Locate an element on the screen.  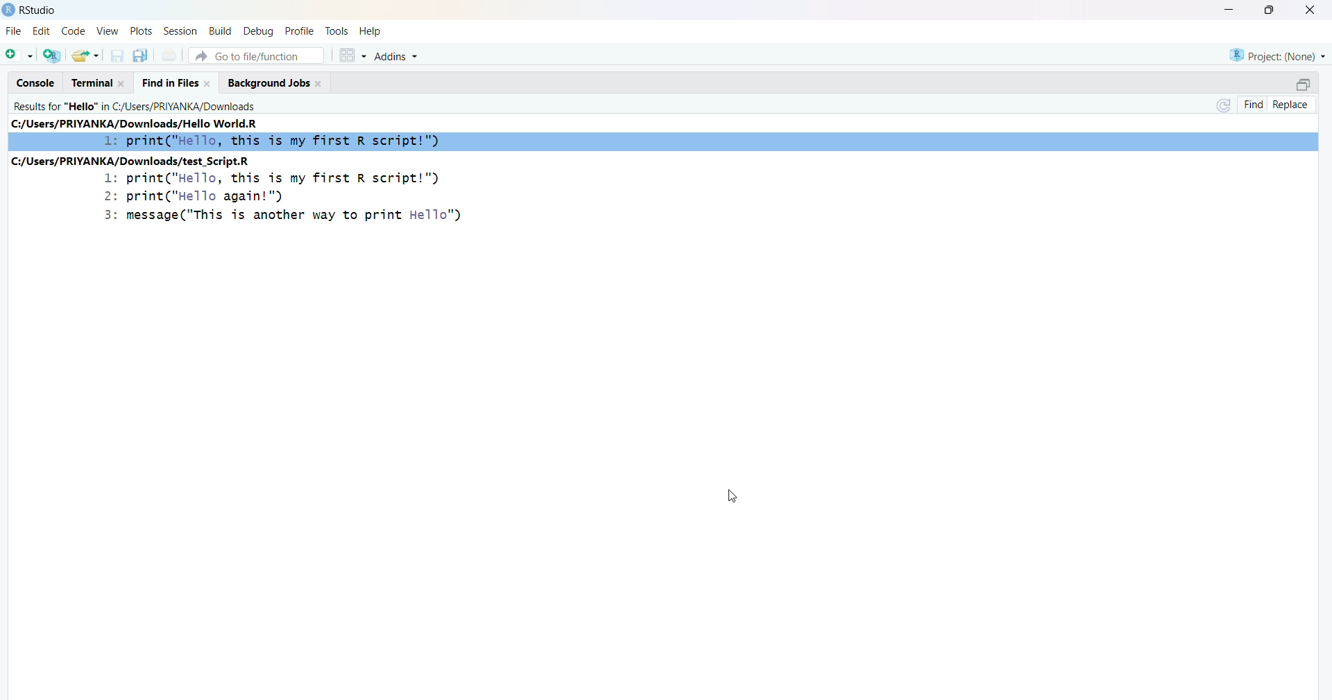
share is located at coordinates (86, 55).